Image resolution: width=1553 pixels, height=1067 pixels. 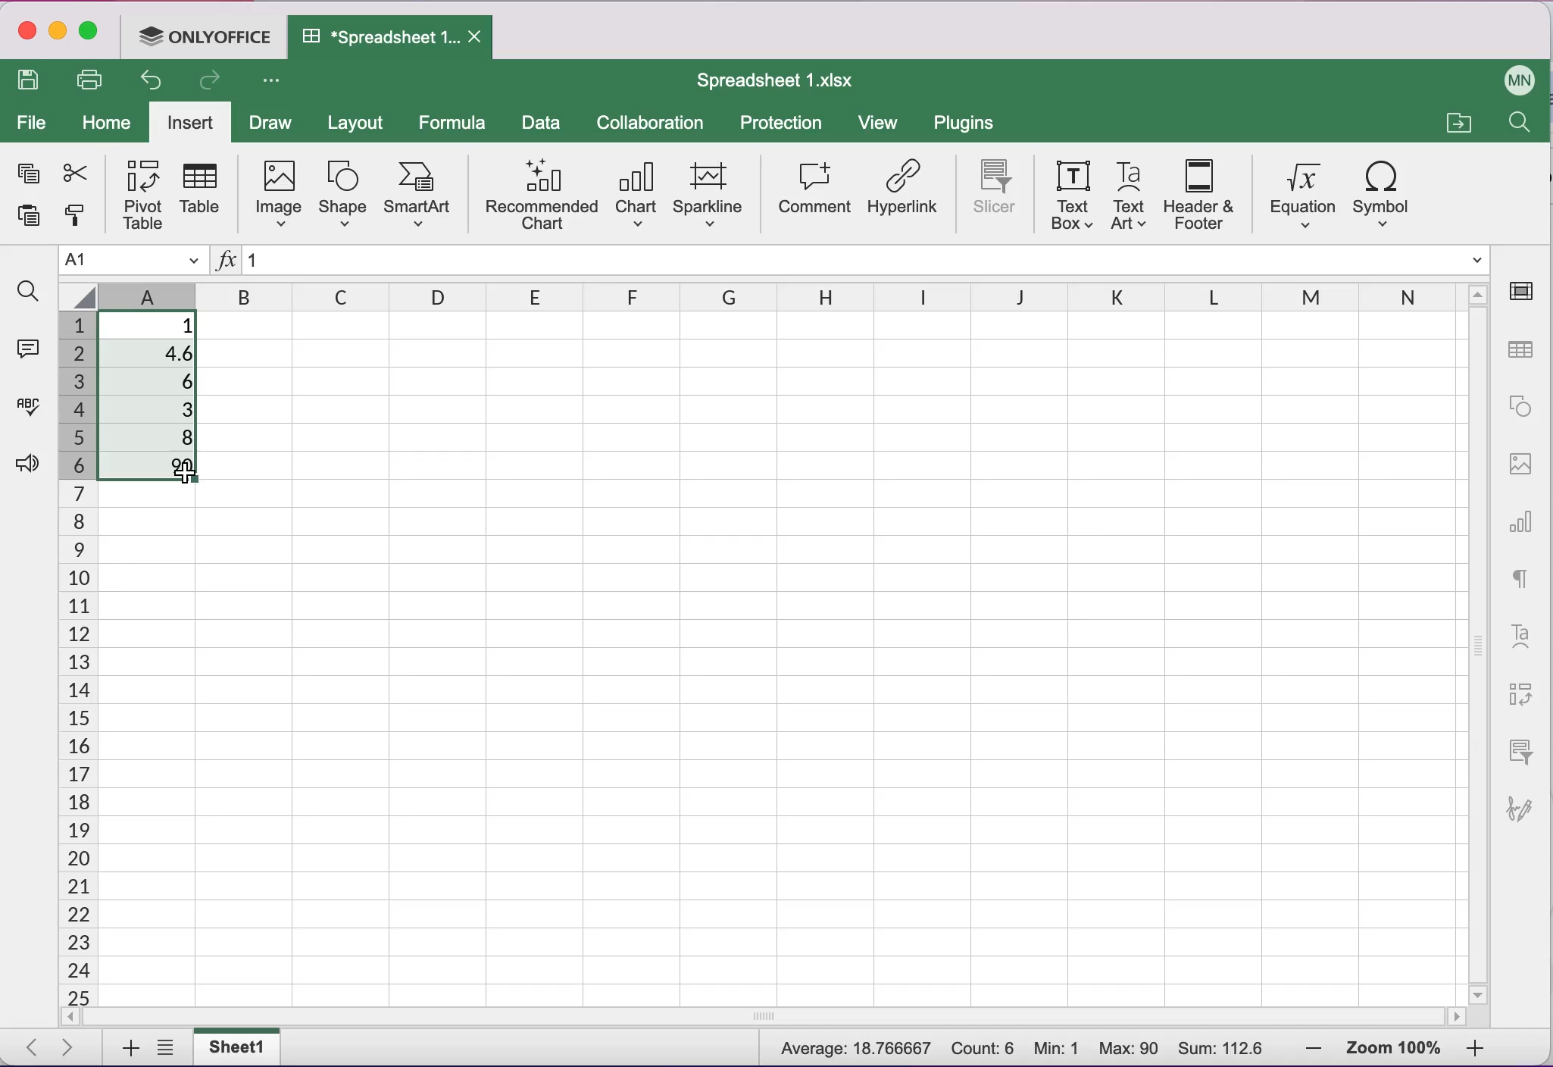 I want to click on Min: 1, so click(x=1058, y=1048).